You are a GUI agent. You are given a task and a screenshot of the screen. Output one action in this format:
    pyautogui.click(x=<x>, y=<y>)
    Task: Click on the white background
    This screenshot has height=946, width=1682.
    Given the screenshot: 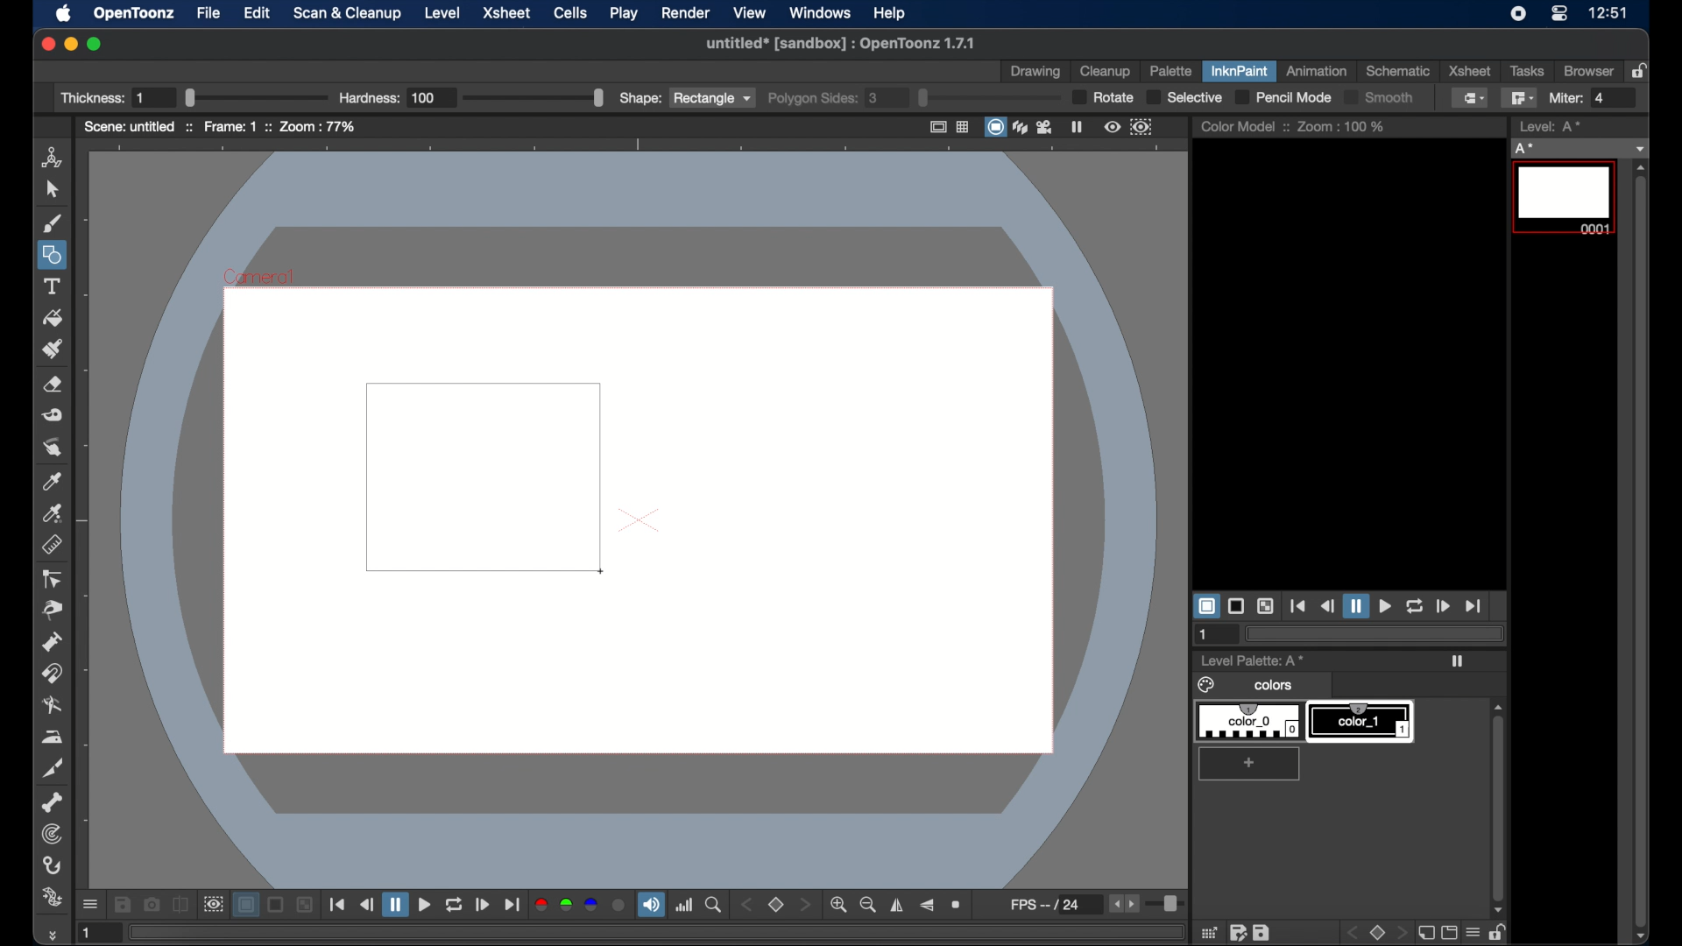 What is the action you would take?
    pyautogui.click(x=245, y=905)
    